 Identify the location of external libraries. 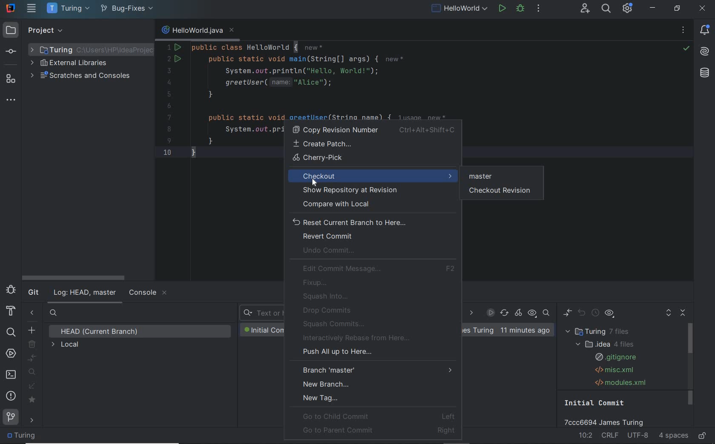
(73, 63).